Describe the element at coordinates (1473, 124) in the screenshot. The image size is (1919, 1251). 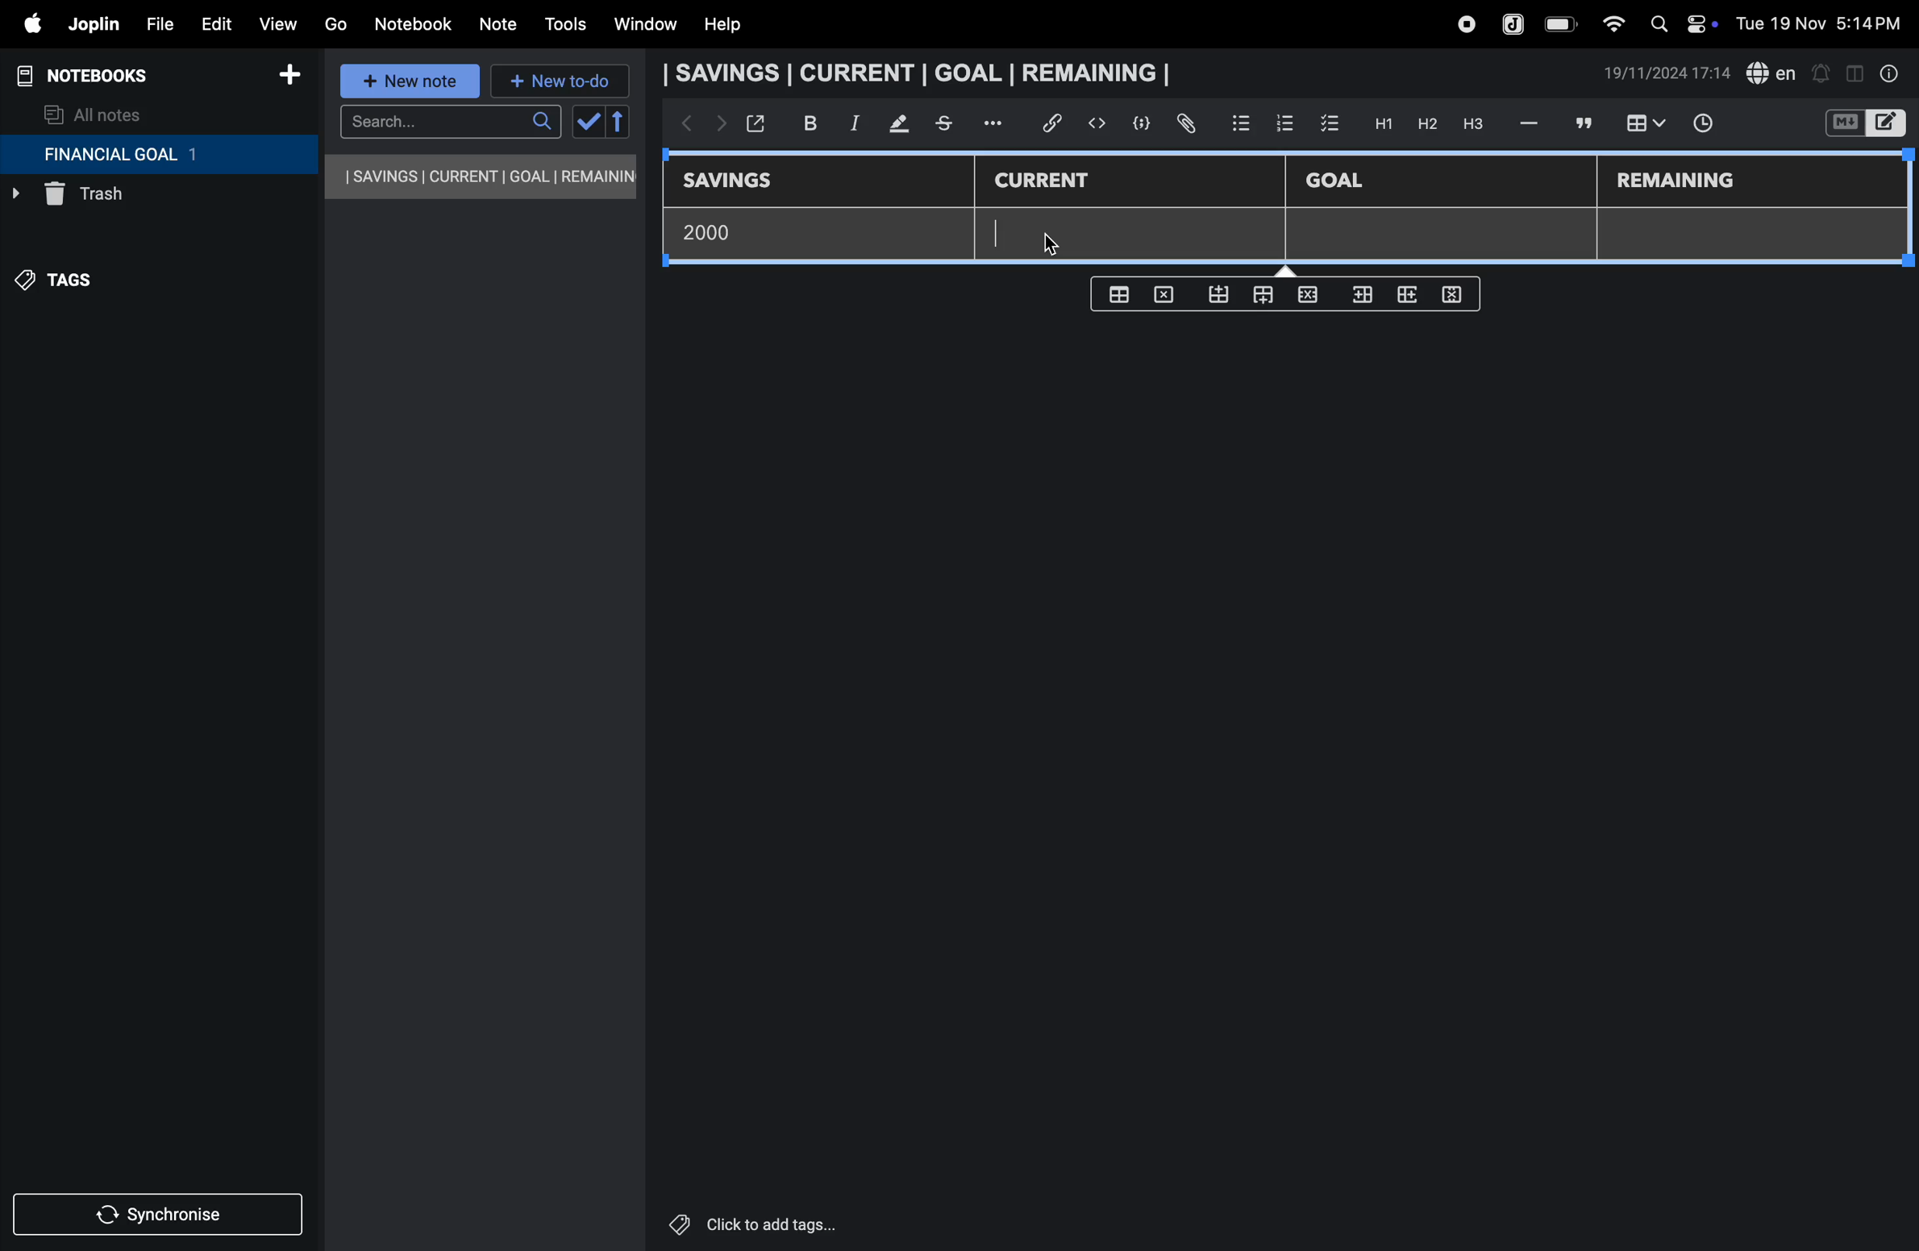
I see `heading 3` at that location.